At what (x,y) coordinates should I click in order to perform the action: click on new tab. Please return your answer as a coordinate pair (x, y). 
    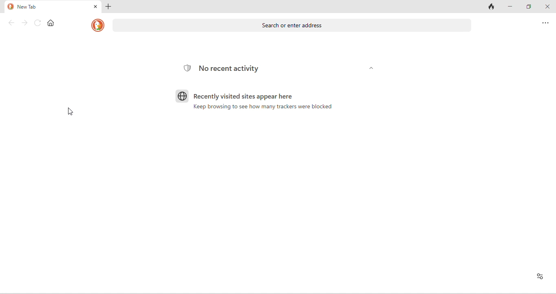
    Looking at the image, I should click on (28, 7).